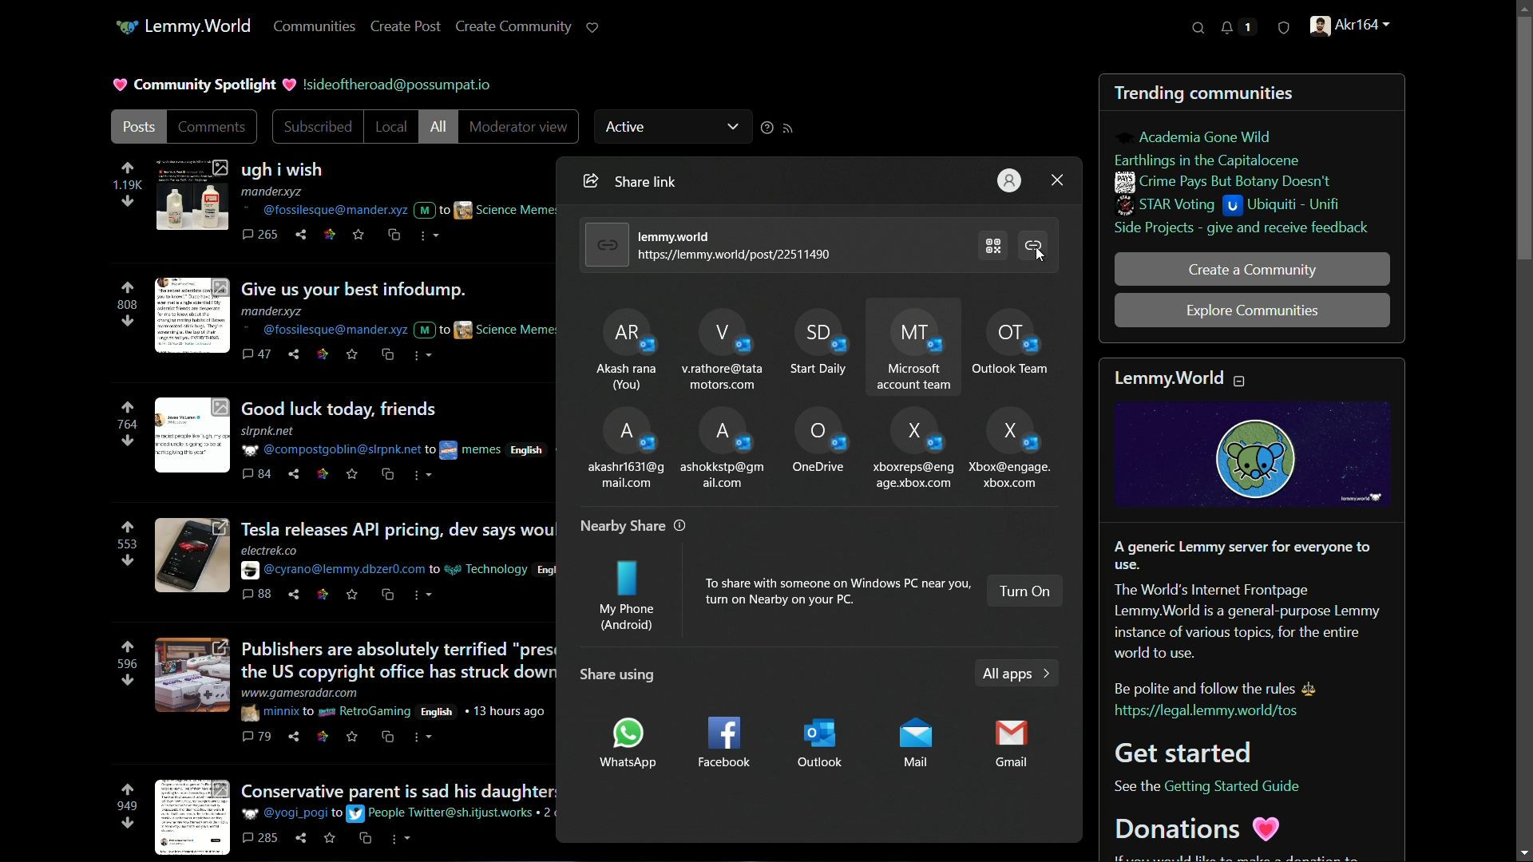  Describe the element at coordinates (354, 358) in the screenshot. I see `save` at that location.